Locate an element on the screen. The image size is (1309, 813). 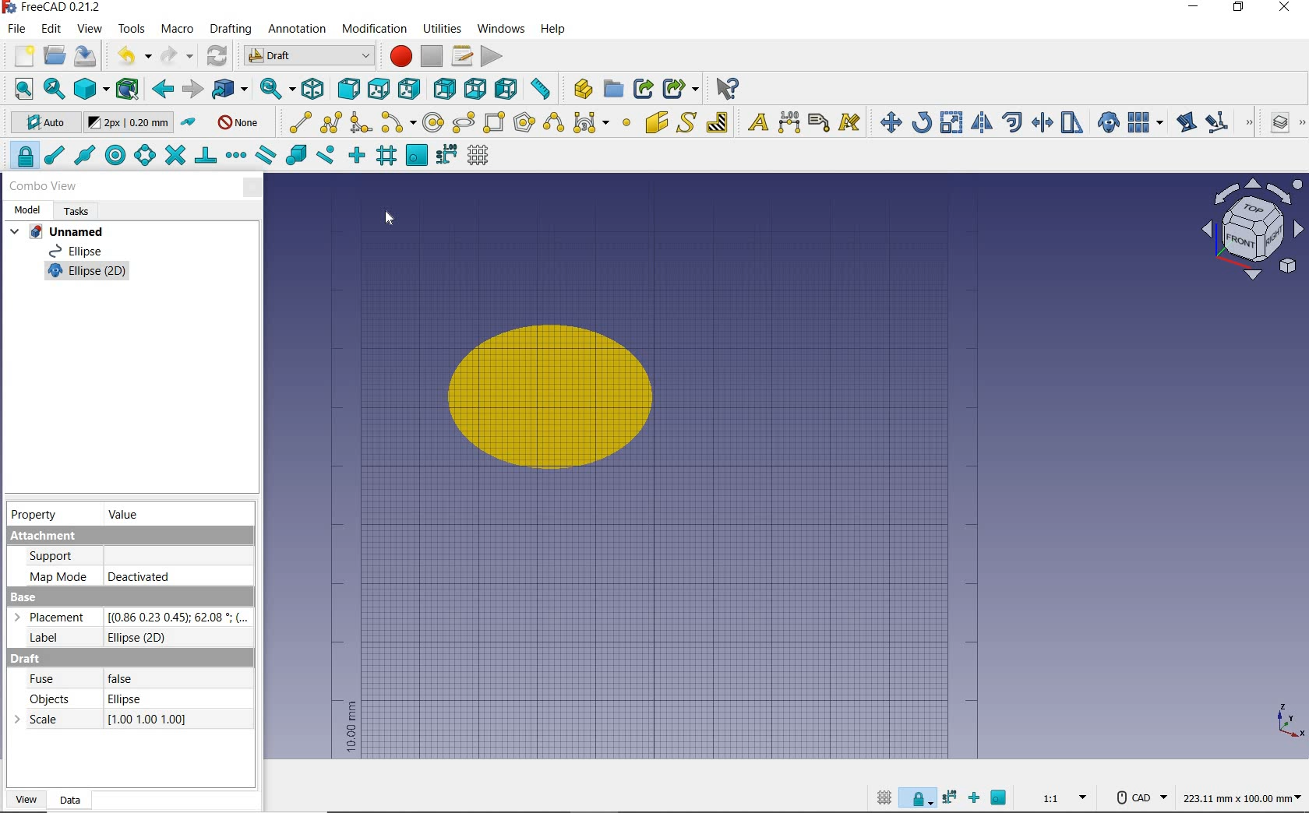
make link is located at coordinates (644, 89).